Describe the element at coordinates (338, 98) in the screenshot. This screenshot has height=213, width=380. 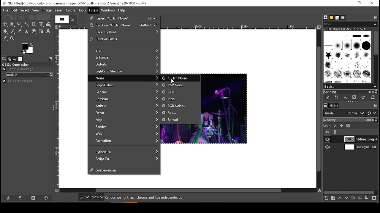
I see `create a new brush` at that location.